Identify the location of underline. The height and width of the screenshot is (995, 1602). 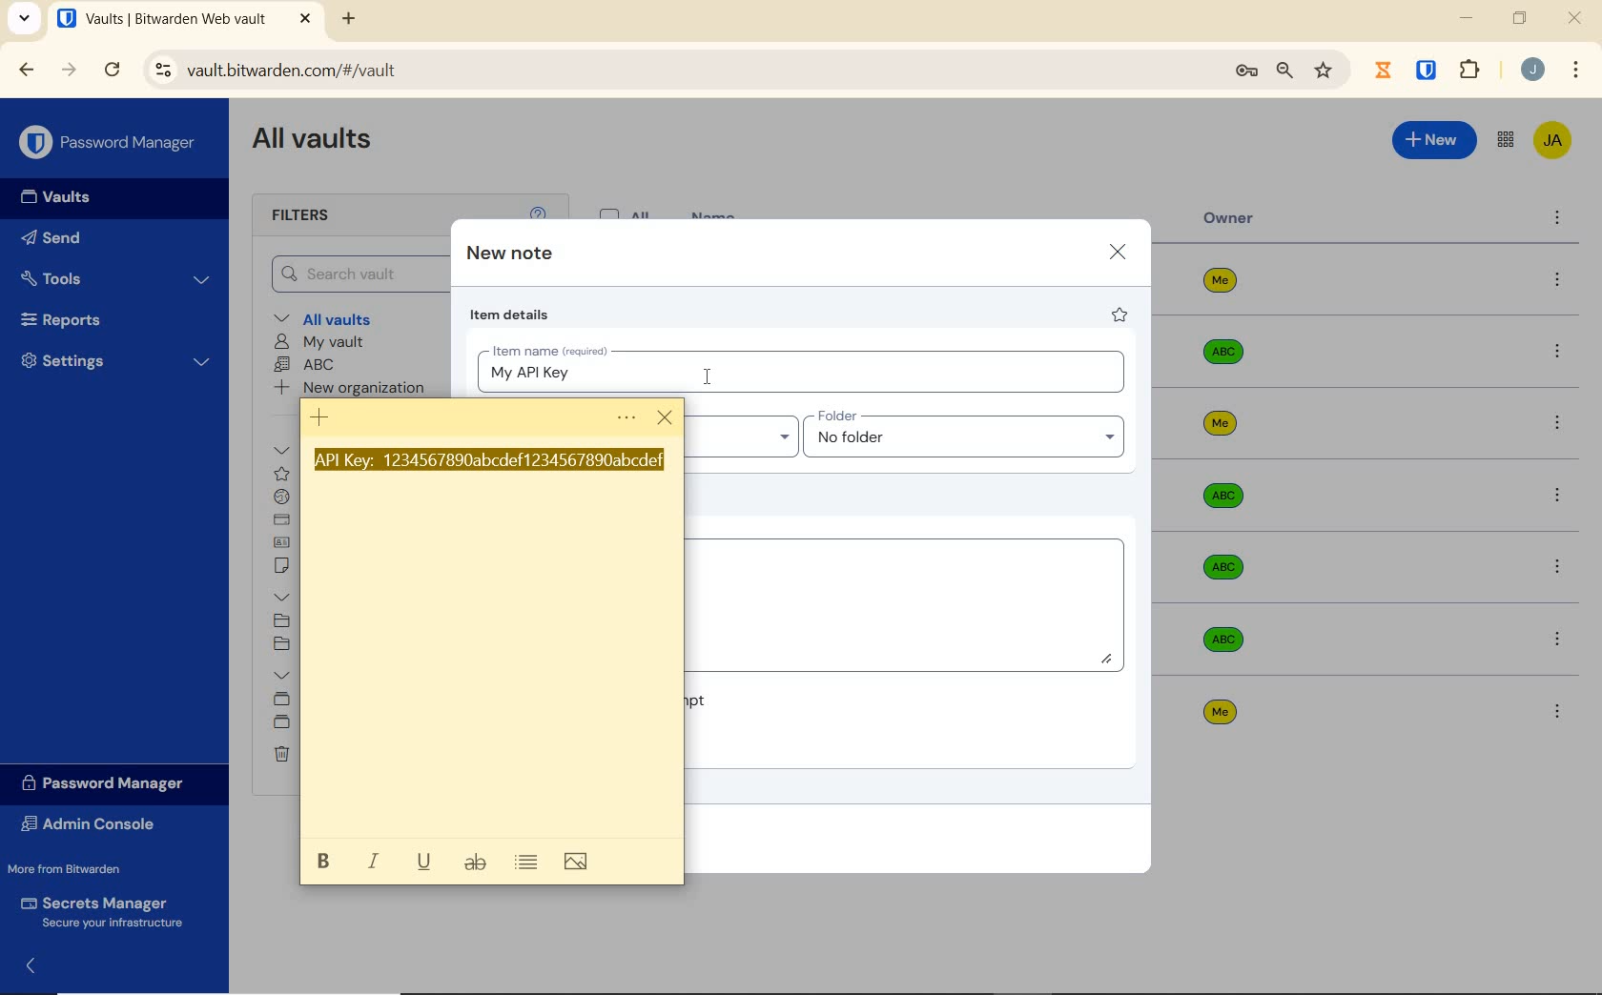
(425, 860).